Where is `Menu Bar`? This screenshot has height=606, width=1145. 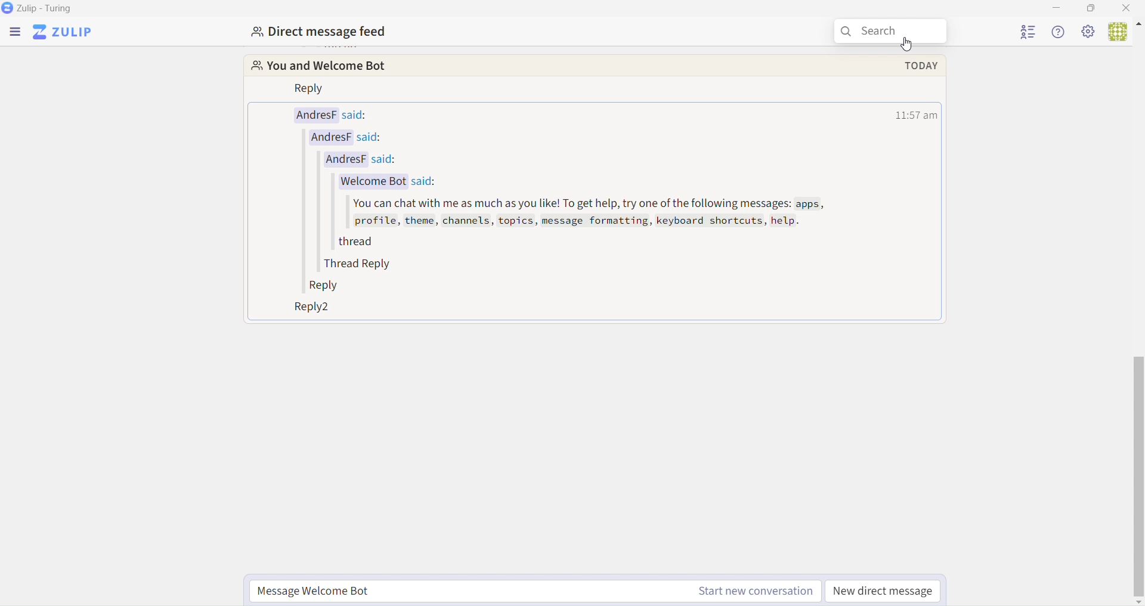 Menu Bar is located at coordinates (15, 34).